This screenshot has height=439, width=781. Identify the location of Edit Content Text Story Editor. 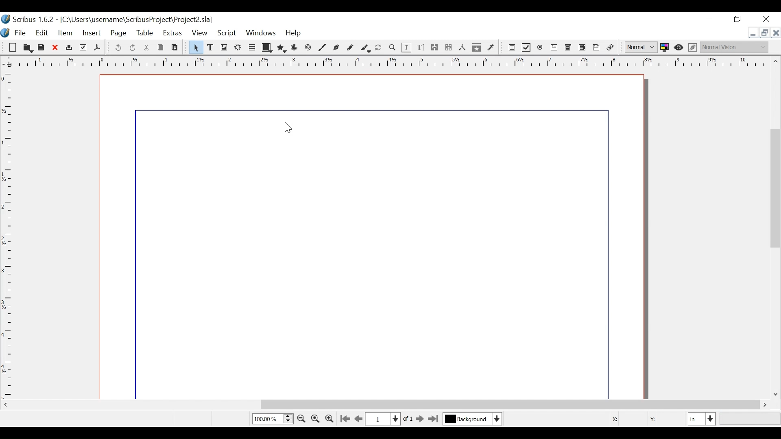
(420, 48).